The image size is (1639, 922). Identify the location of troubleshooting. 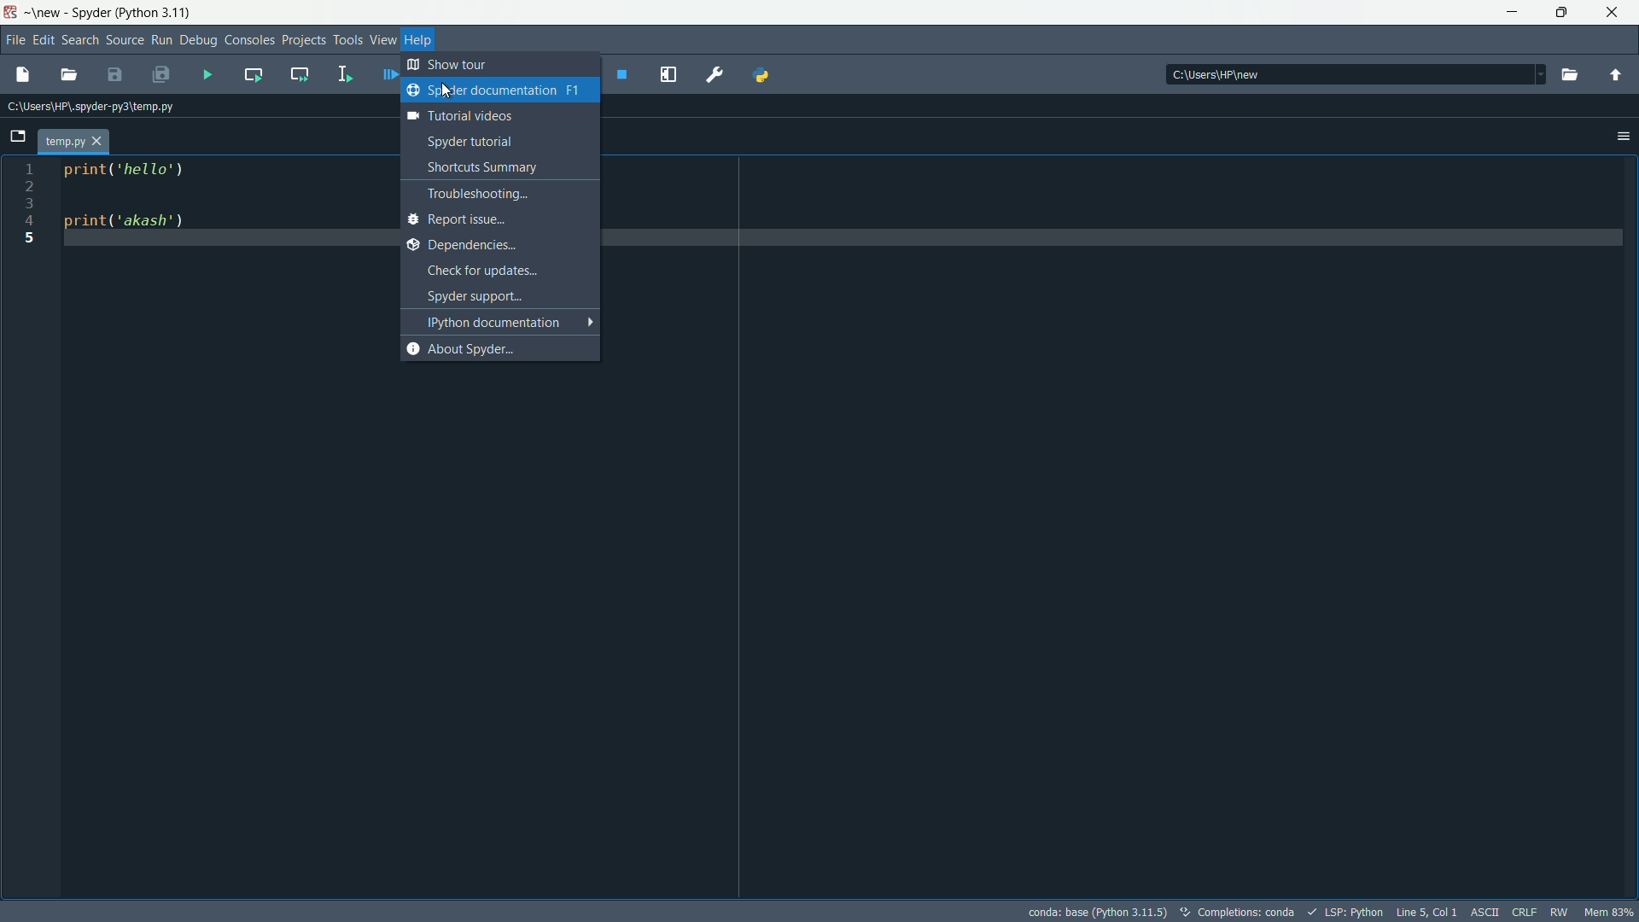
(502, 193).